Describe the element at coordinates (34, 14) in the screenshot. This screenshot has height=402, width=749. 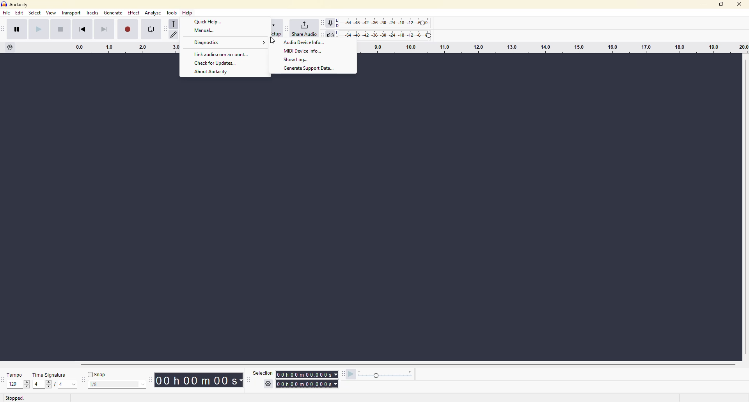
I see `select` at that location.